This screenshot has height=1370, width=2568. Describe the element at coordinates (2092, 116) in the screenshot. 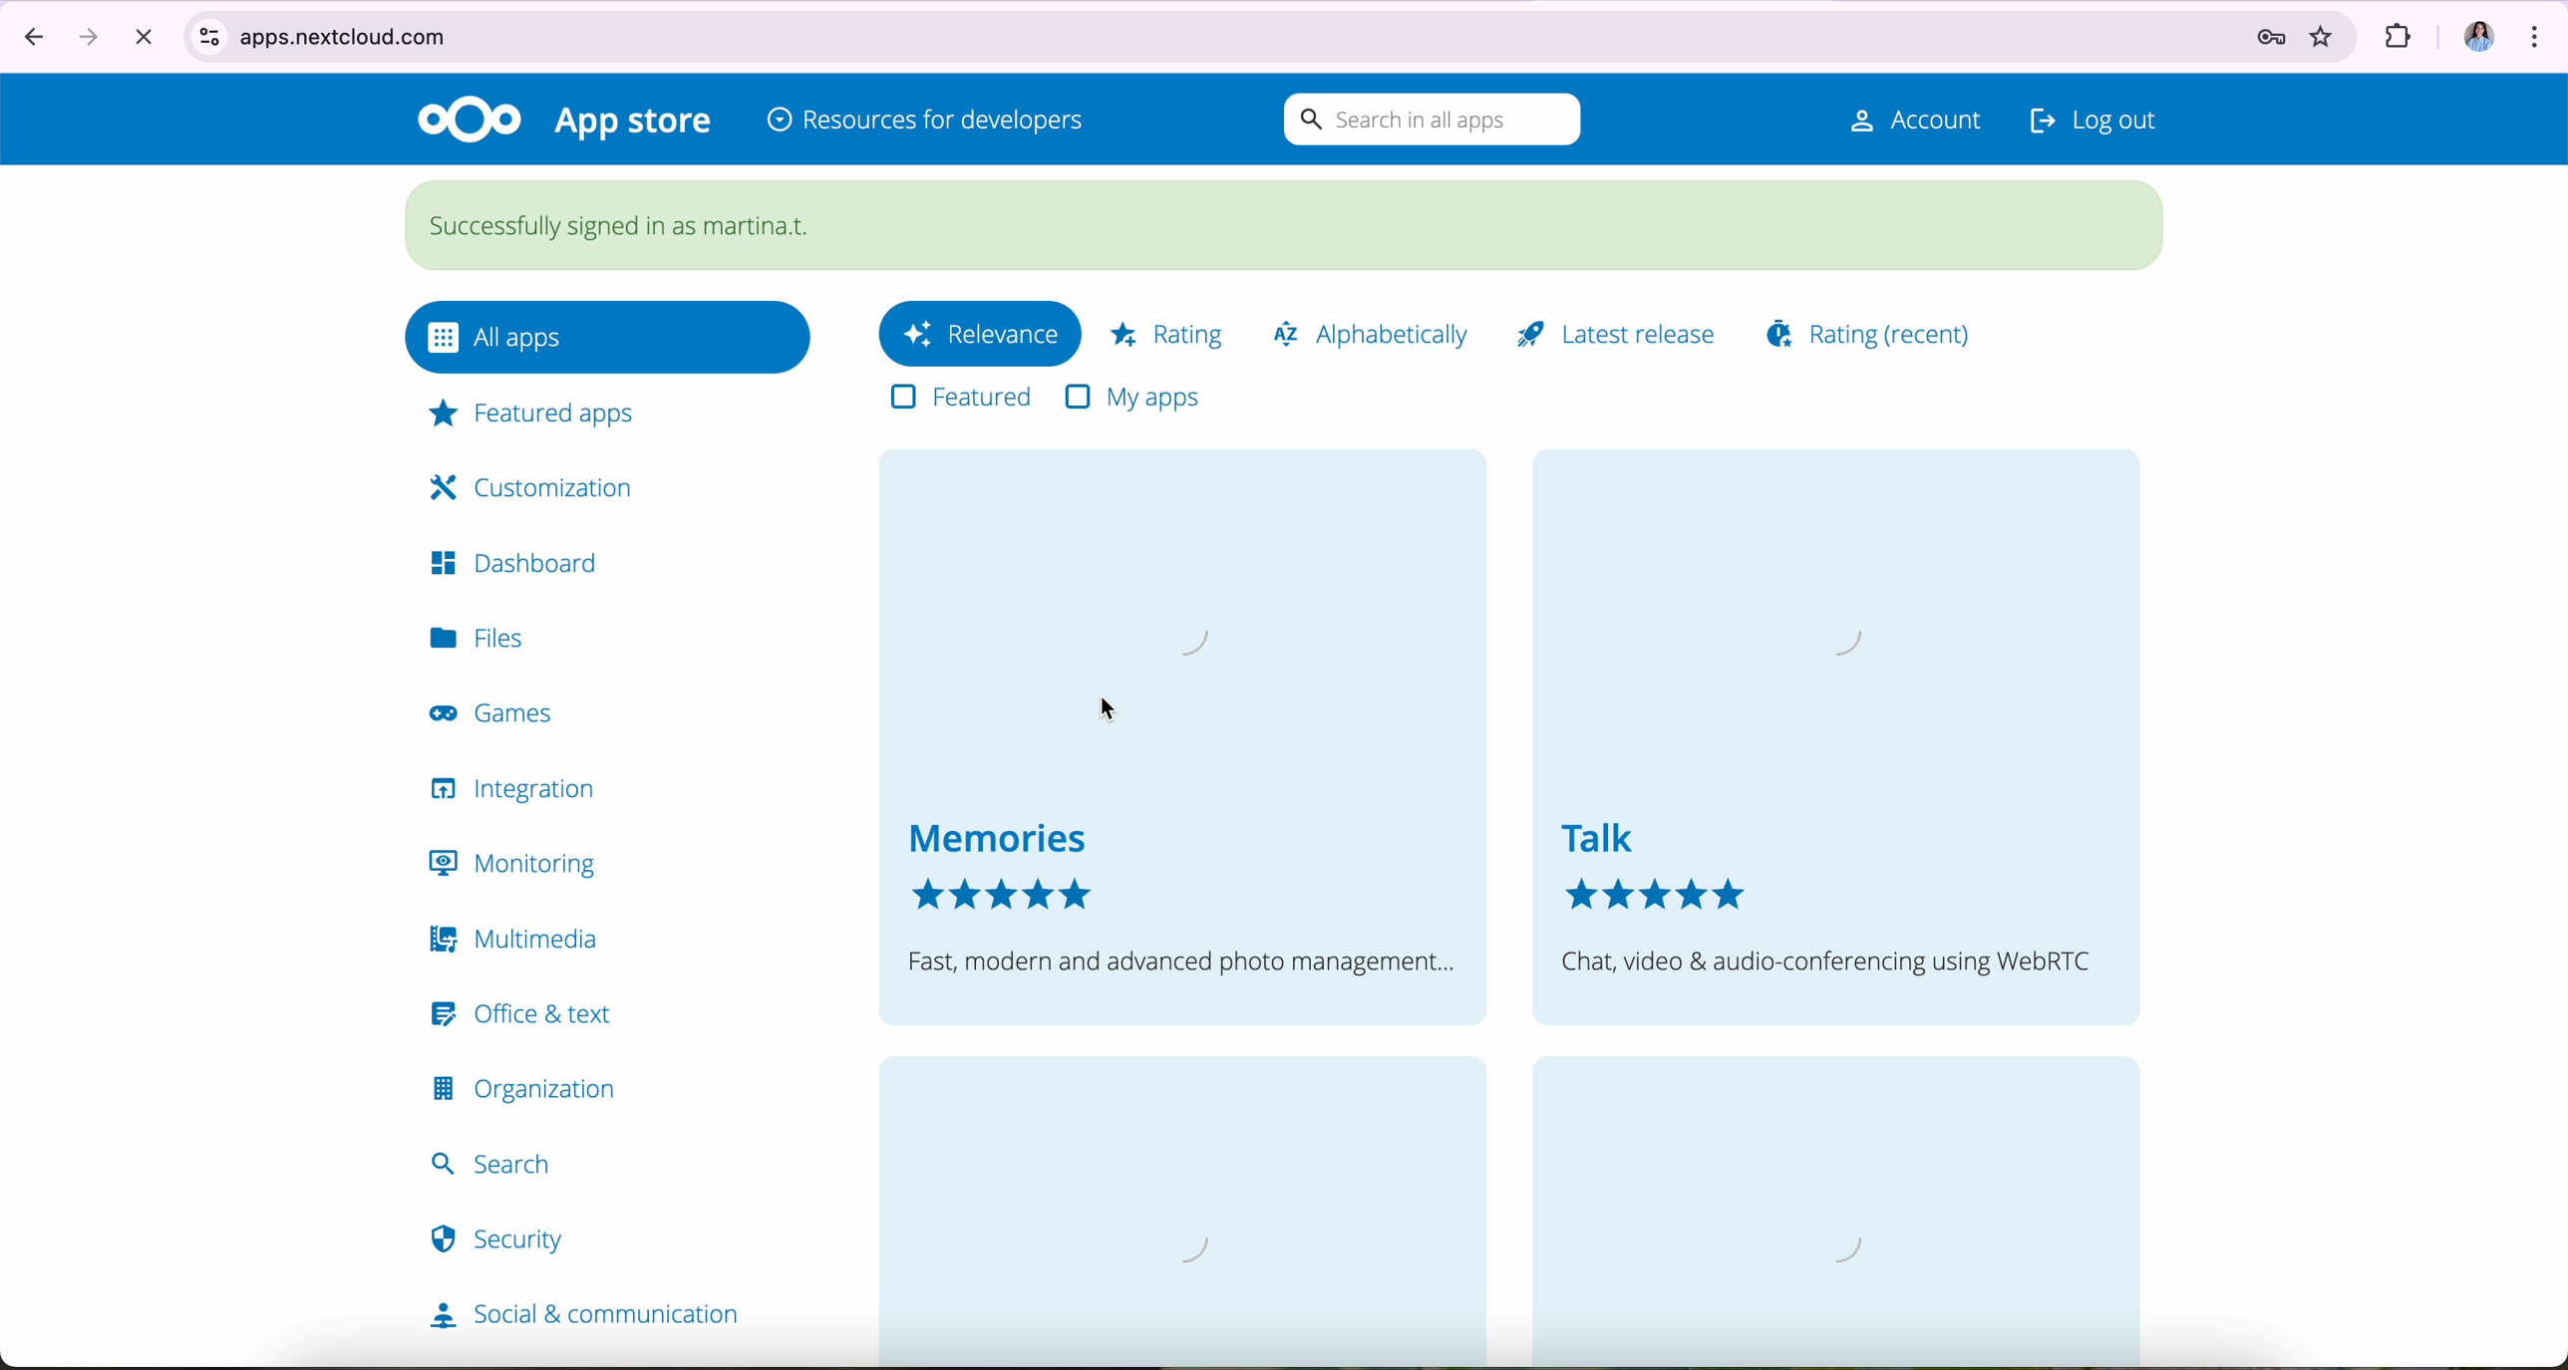

I see `log out` at that location.